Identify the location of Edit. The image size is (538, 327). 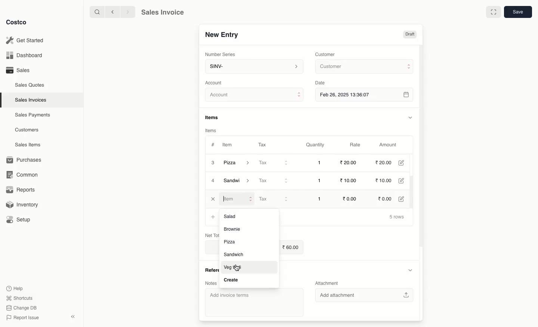
(405, 199).